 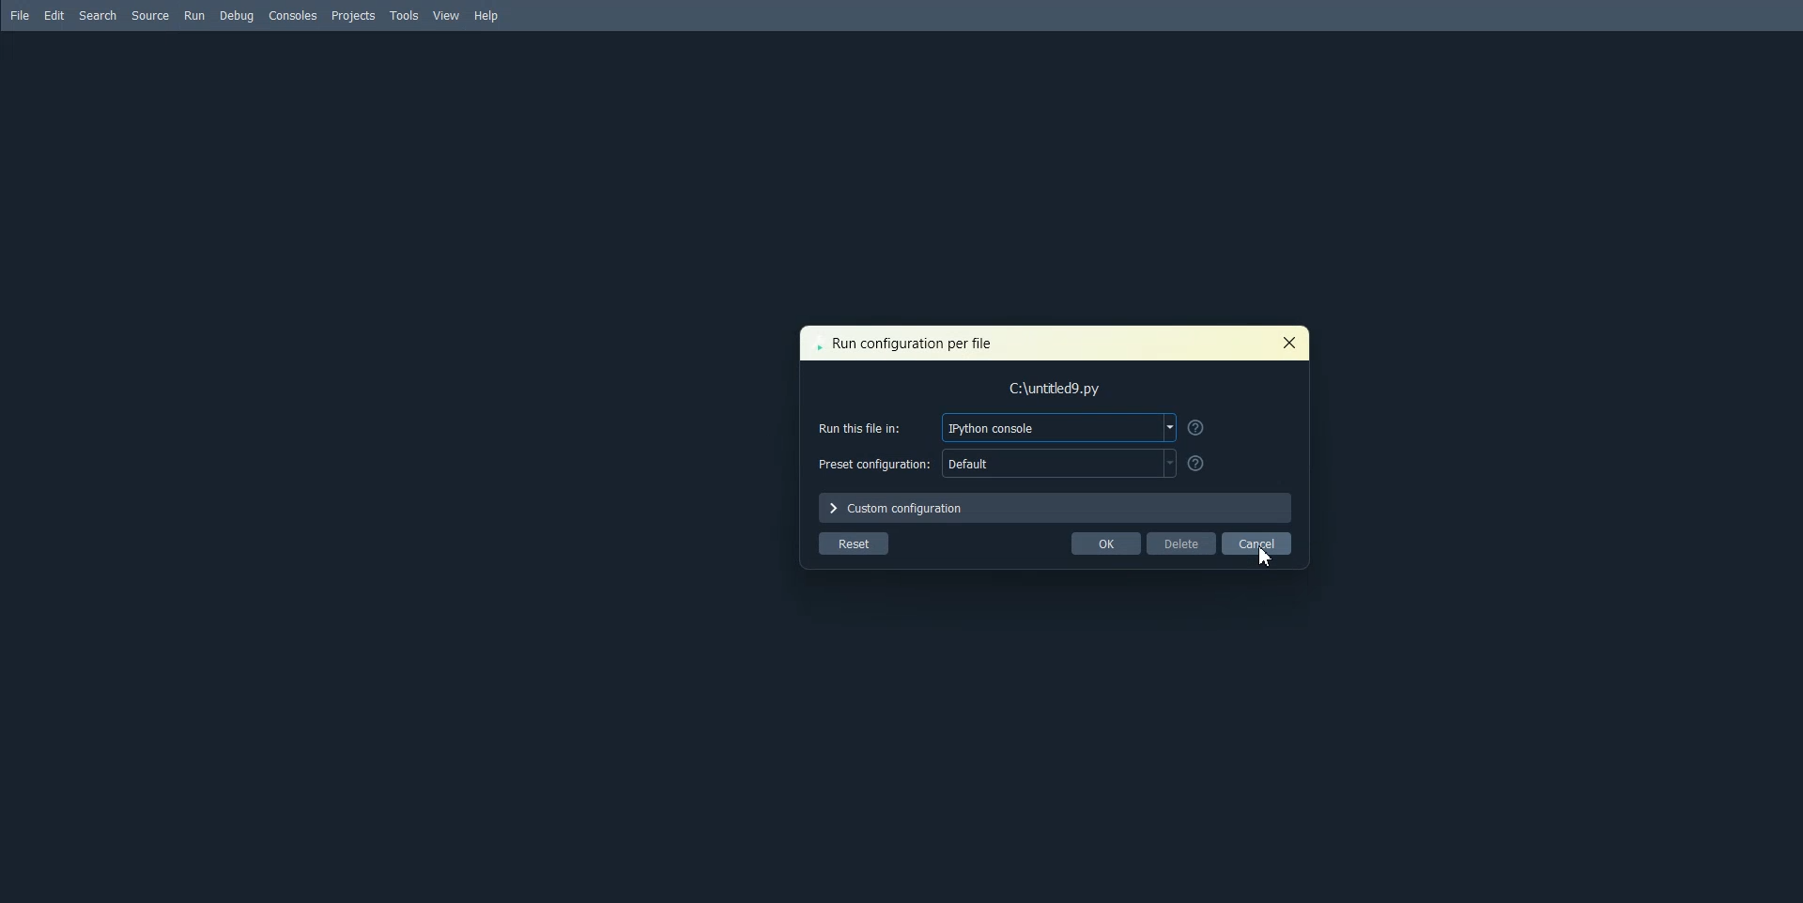 I want to click on File, so click(x=22, y=16).